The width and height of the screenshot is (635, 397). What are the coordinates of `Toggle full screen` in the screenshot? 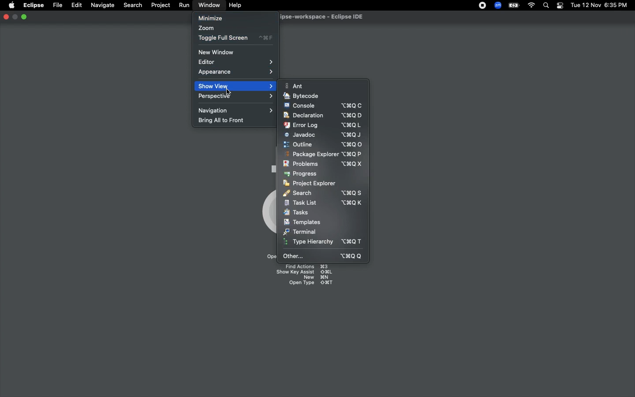 It's located at (235, 38).